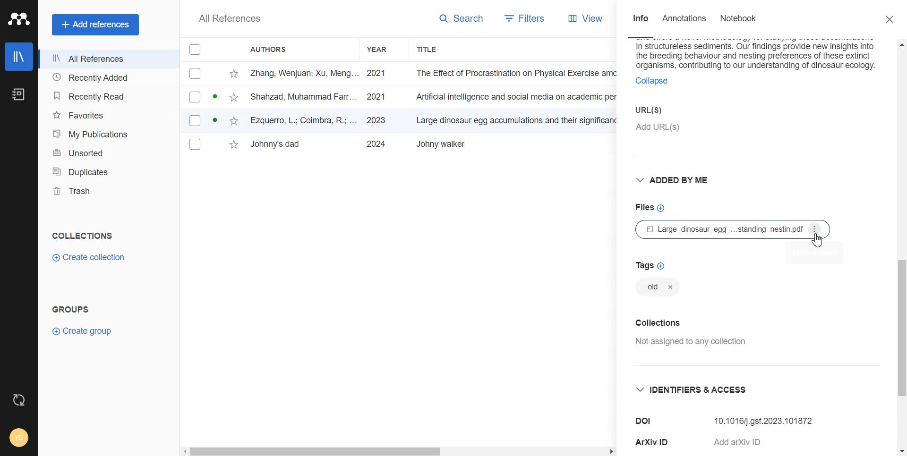 This screenshot has height=456, width=907. What do you see at coordinates (234, 120) in the screenshot?
I see `Toggle favorites` at bounding box center [234, 120].